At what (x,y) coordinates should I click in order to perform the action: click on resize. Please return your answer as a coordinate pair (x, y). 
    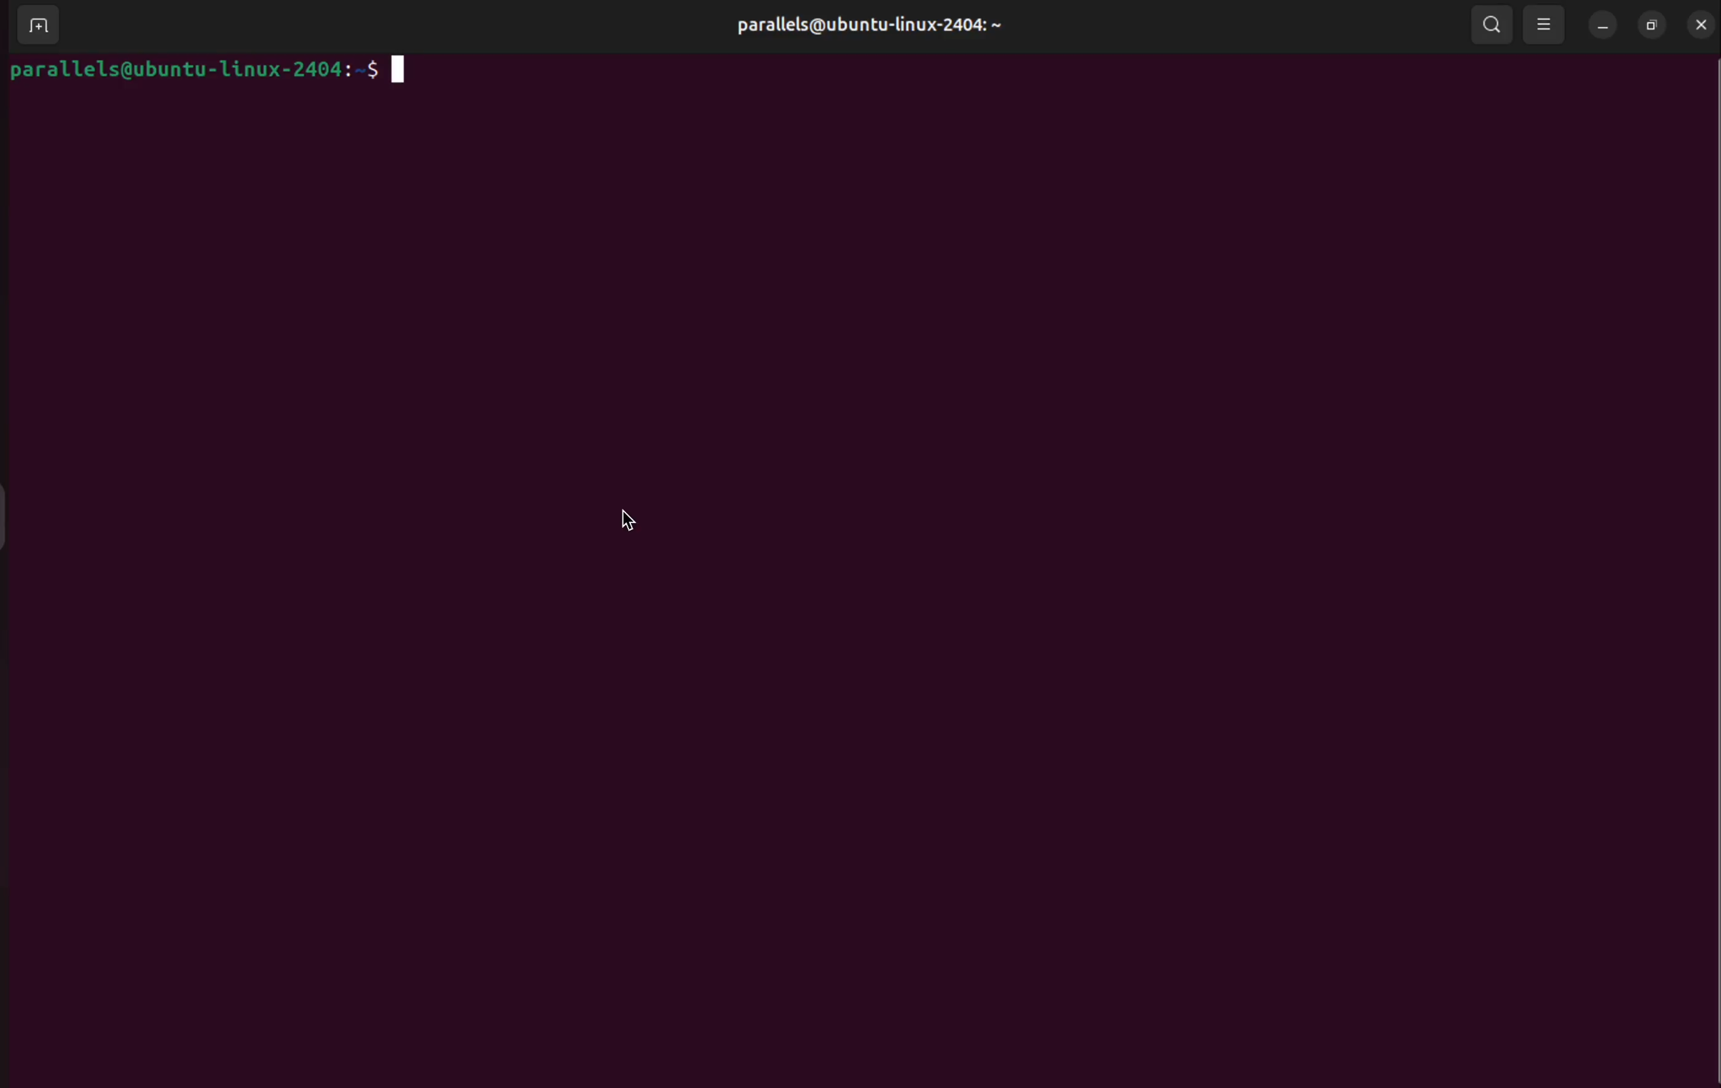
    Looking at the image, I should click on (1648, 24).